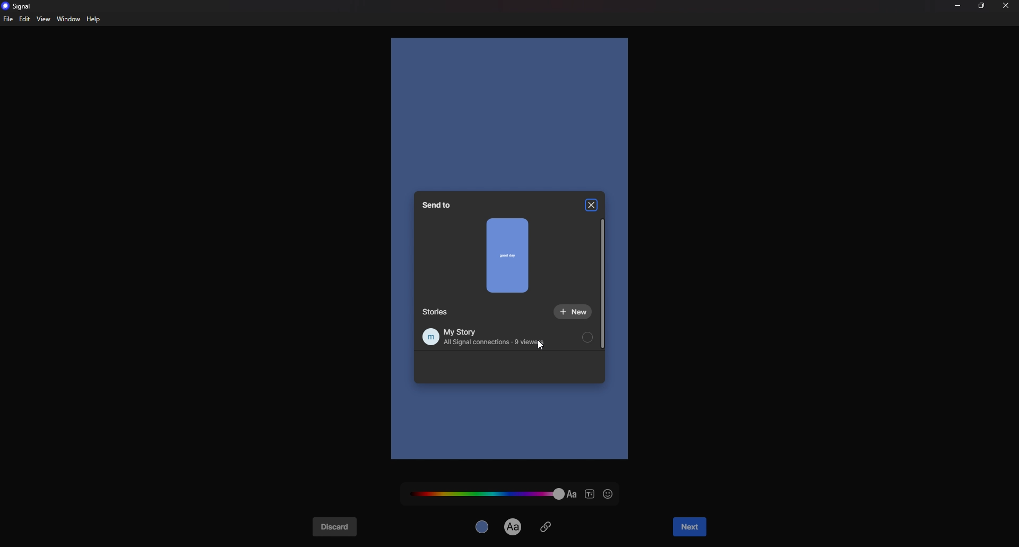 The height and width of the screenshot is (547, 1019). I want to click on text, so click(572, 494).